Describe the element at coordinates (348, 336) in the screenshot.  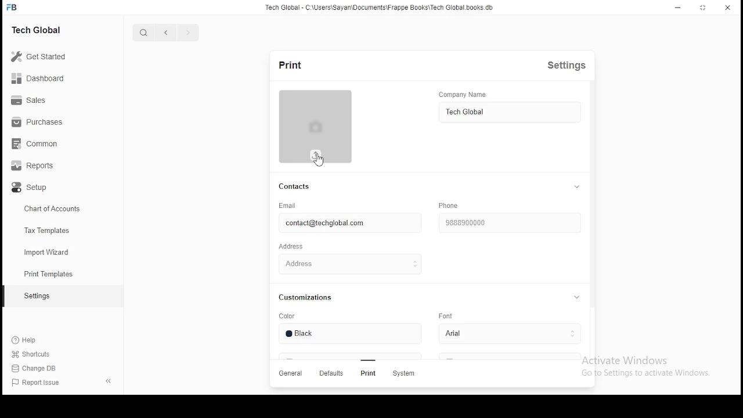
I see `color input` at that location.